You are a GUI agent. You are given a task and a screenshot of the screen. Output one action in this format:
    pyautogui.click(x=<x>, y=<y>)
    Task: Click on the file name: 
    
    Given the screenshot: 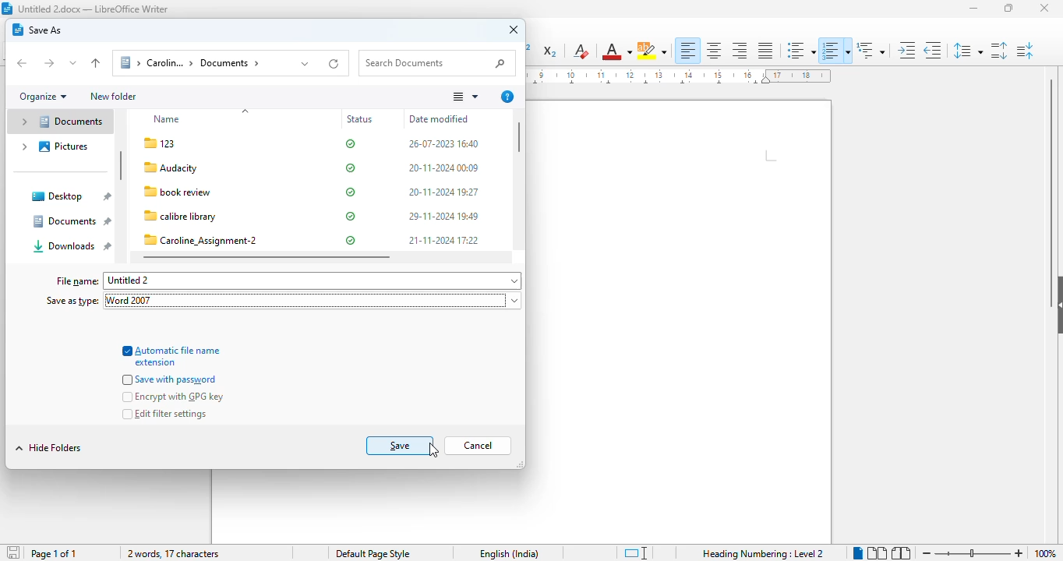 What is the action you would take?
    pyautogui.click(x=77, y=281)
    